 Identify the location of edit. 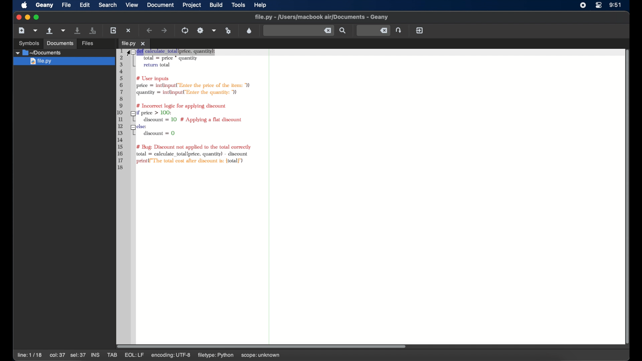
(84, 5).